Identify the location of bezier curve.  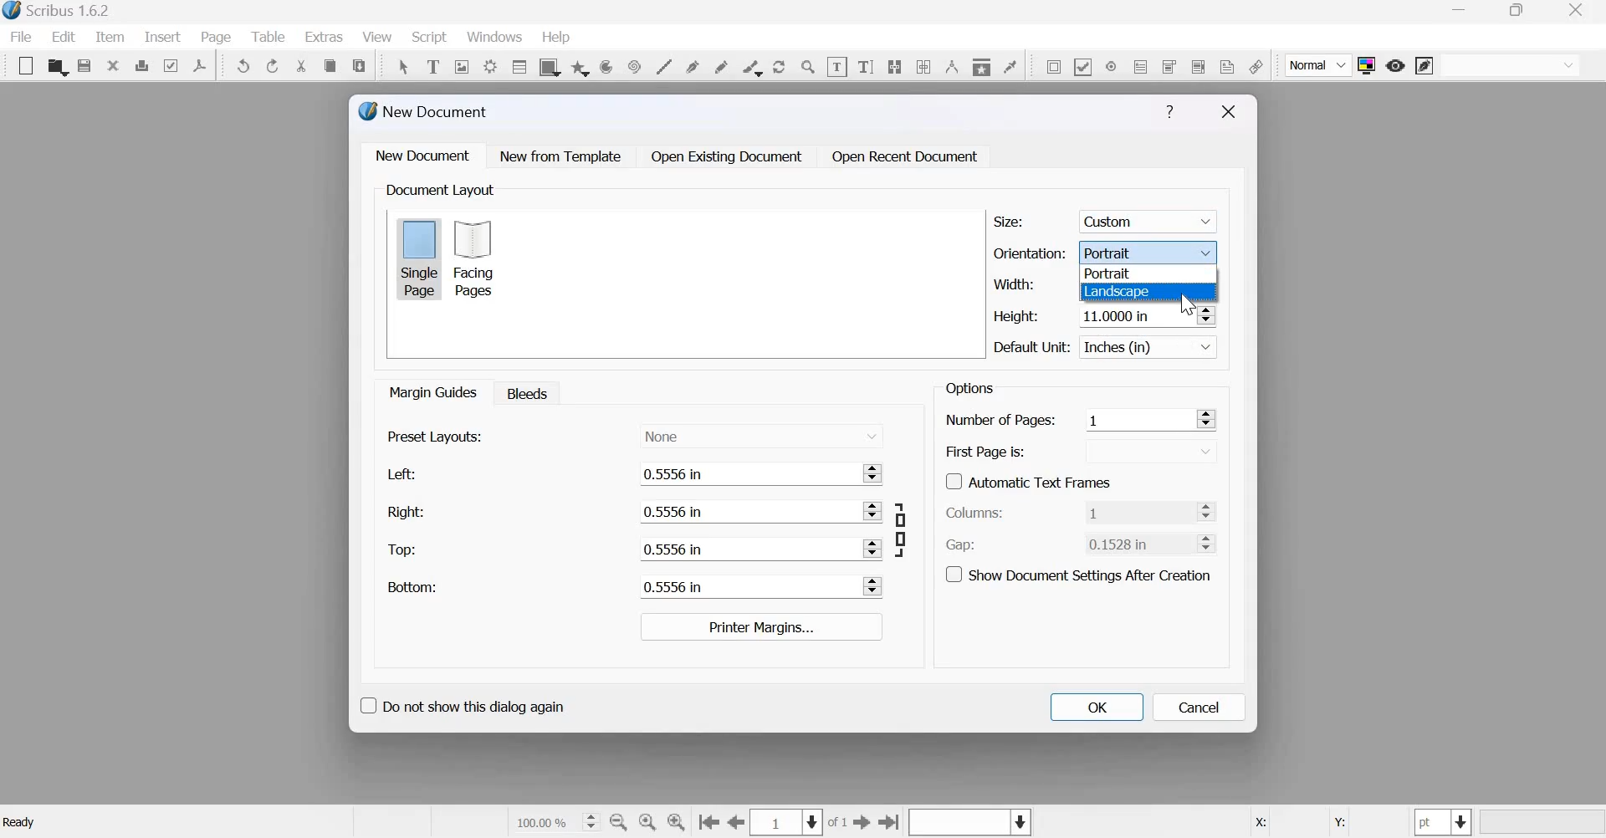
(694, 65).